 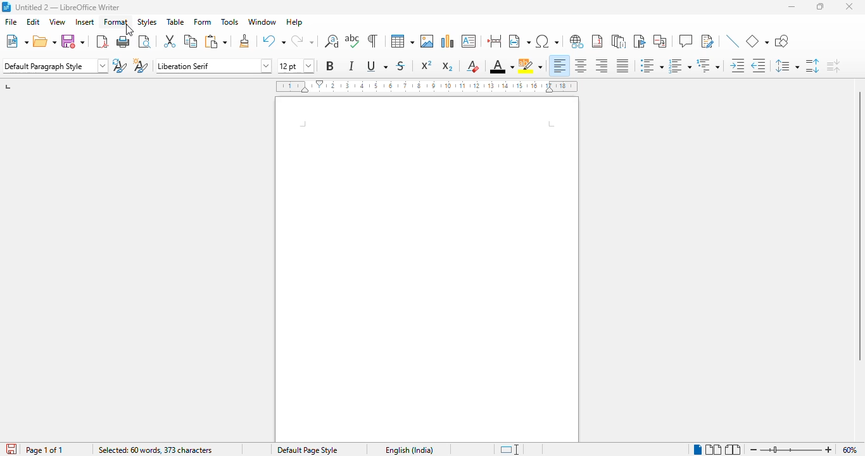 What do you see at coordinates (833, 66) in the screenshot?
I see `decrease paragraph spacing` at bounding box center [833, 66].